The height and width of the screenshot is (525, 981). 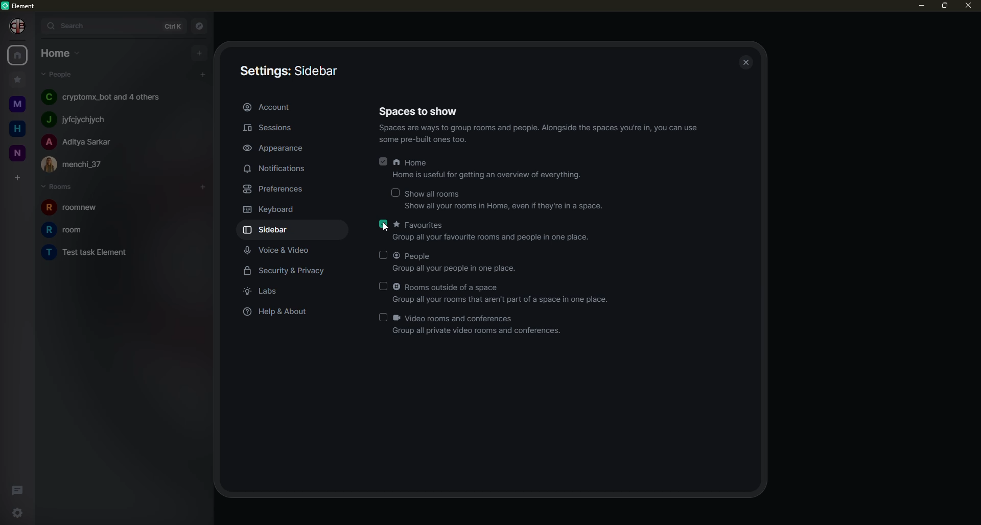 I want to click on account, so click(x=267, y=107).